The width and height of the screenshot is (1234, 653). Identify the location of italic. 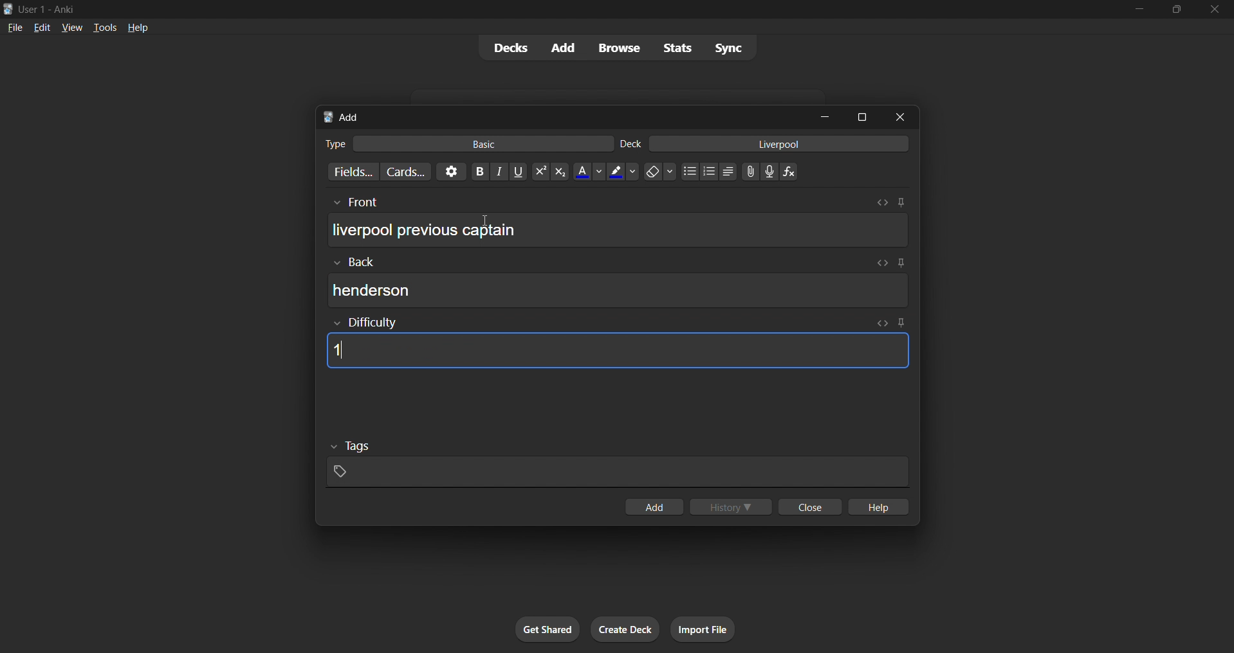
(501, 173).